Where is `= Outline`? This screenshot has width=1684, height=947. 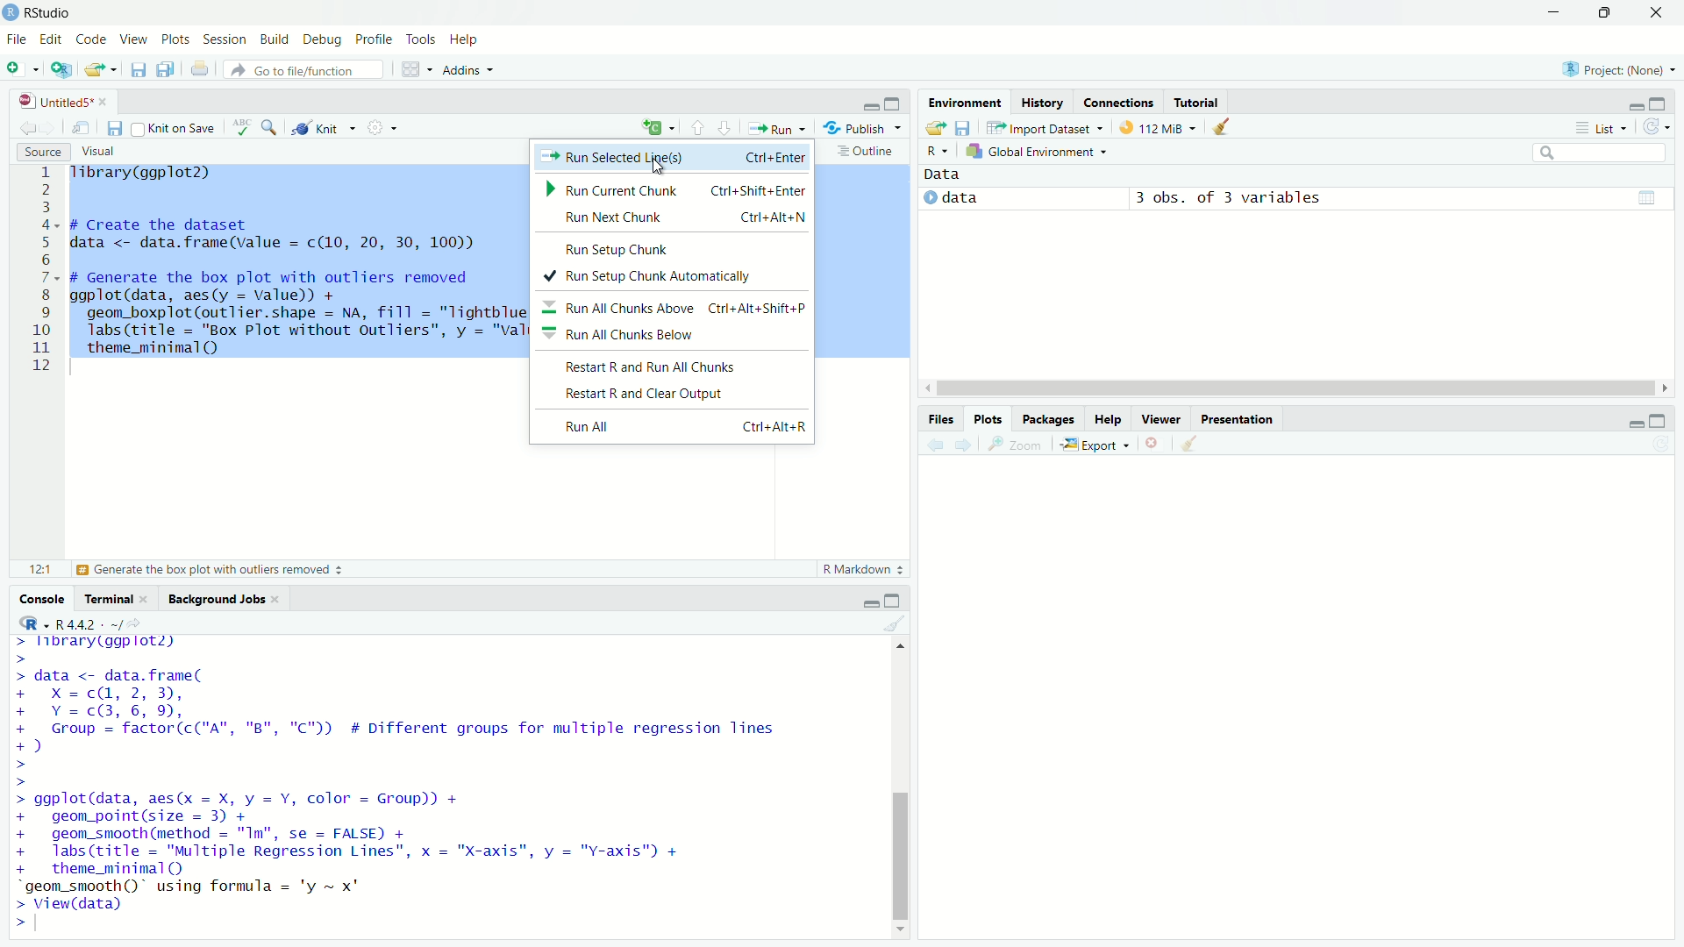
= Outline is located at coordinates (866, 150).